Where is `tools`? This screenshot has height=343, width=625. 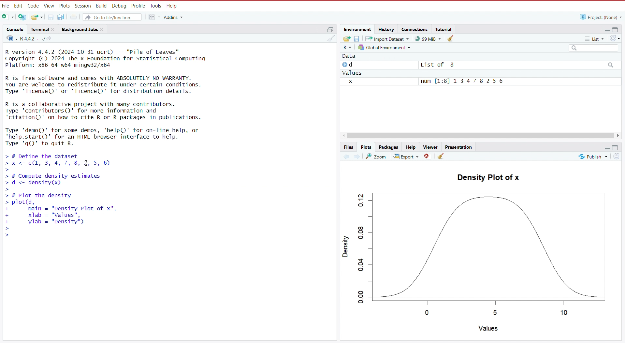 tools is located at coordinates (156, 5).